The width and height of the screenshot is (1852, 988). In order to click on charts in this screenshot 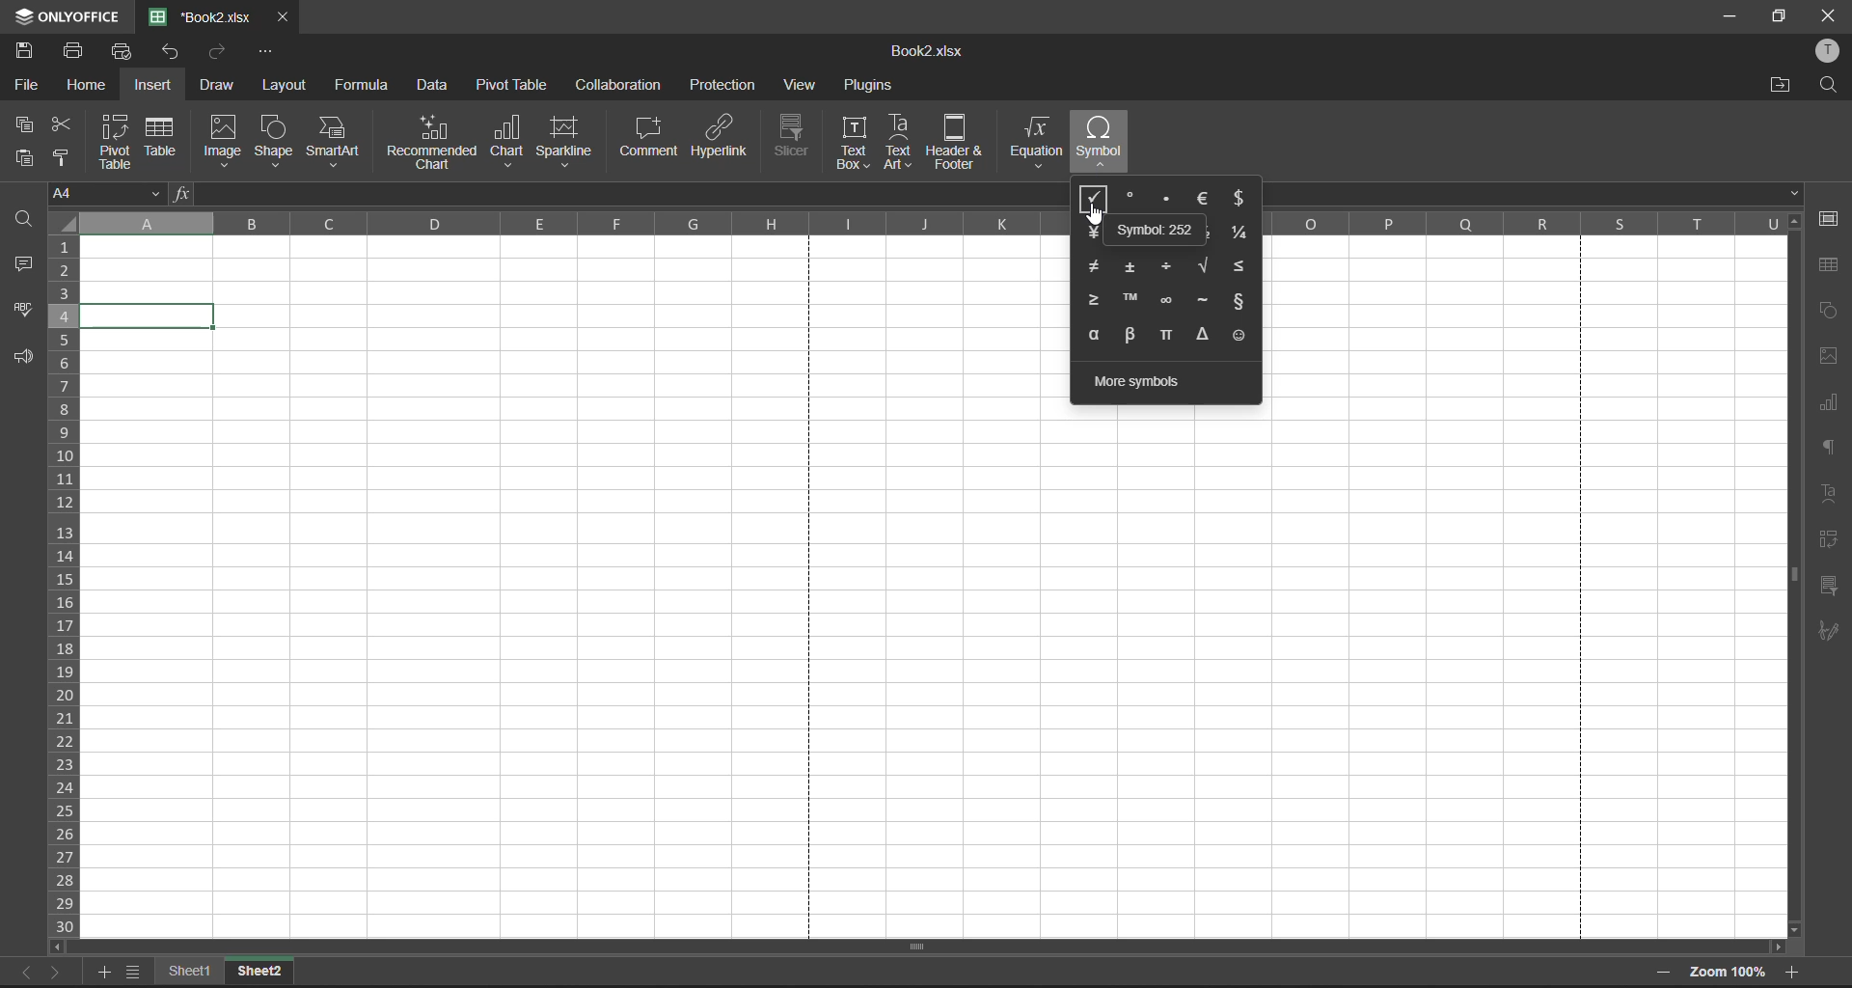, I will do `click(1832, 404)`.